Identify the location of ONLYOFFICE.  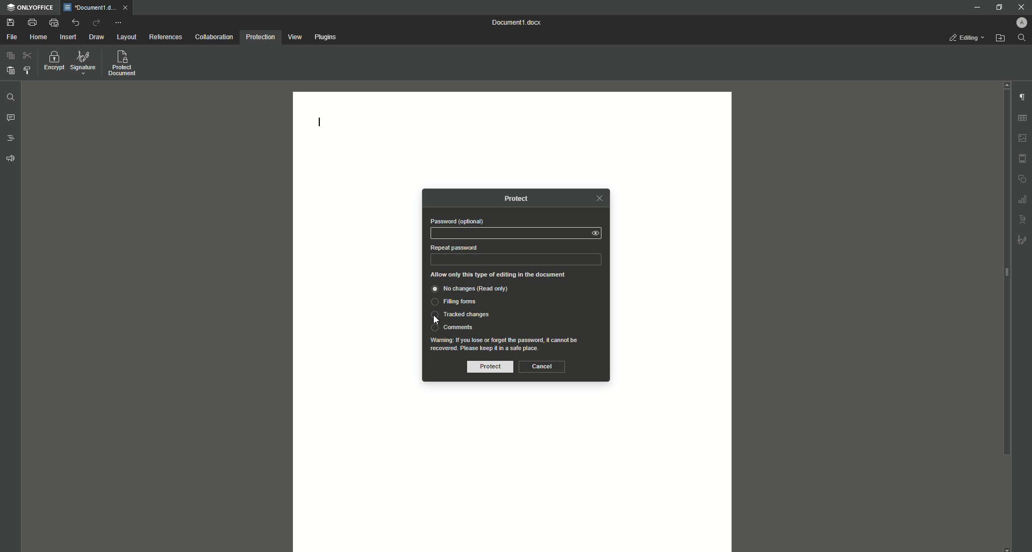
(31, 7).